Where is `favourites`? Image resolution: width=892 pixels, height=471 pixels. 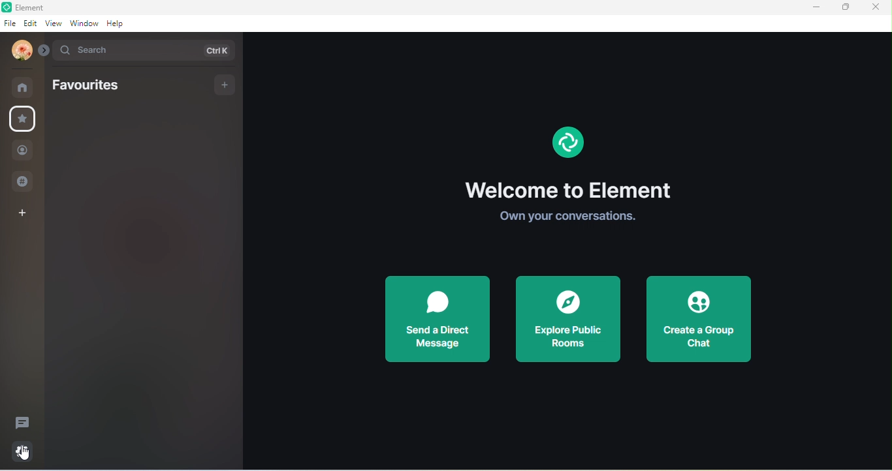 favourites is located at coordinates (26, 120).